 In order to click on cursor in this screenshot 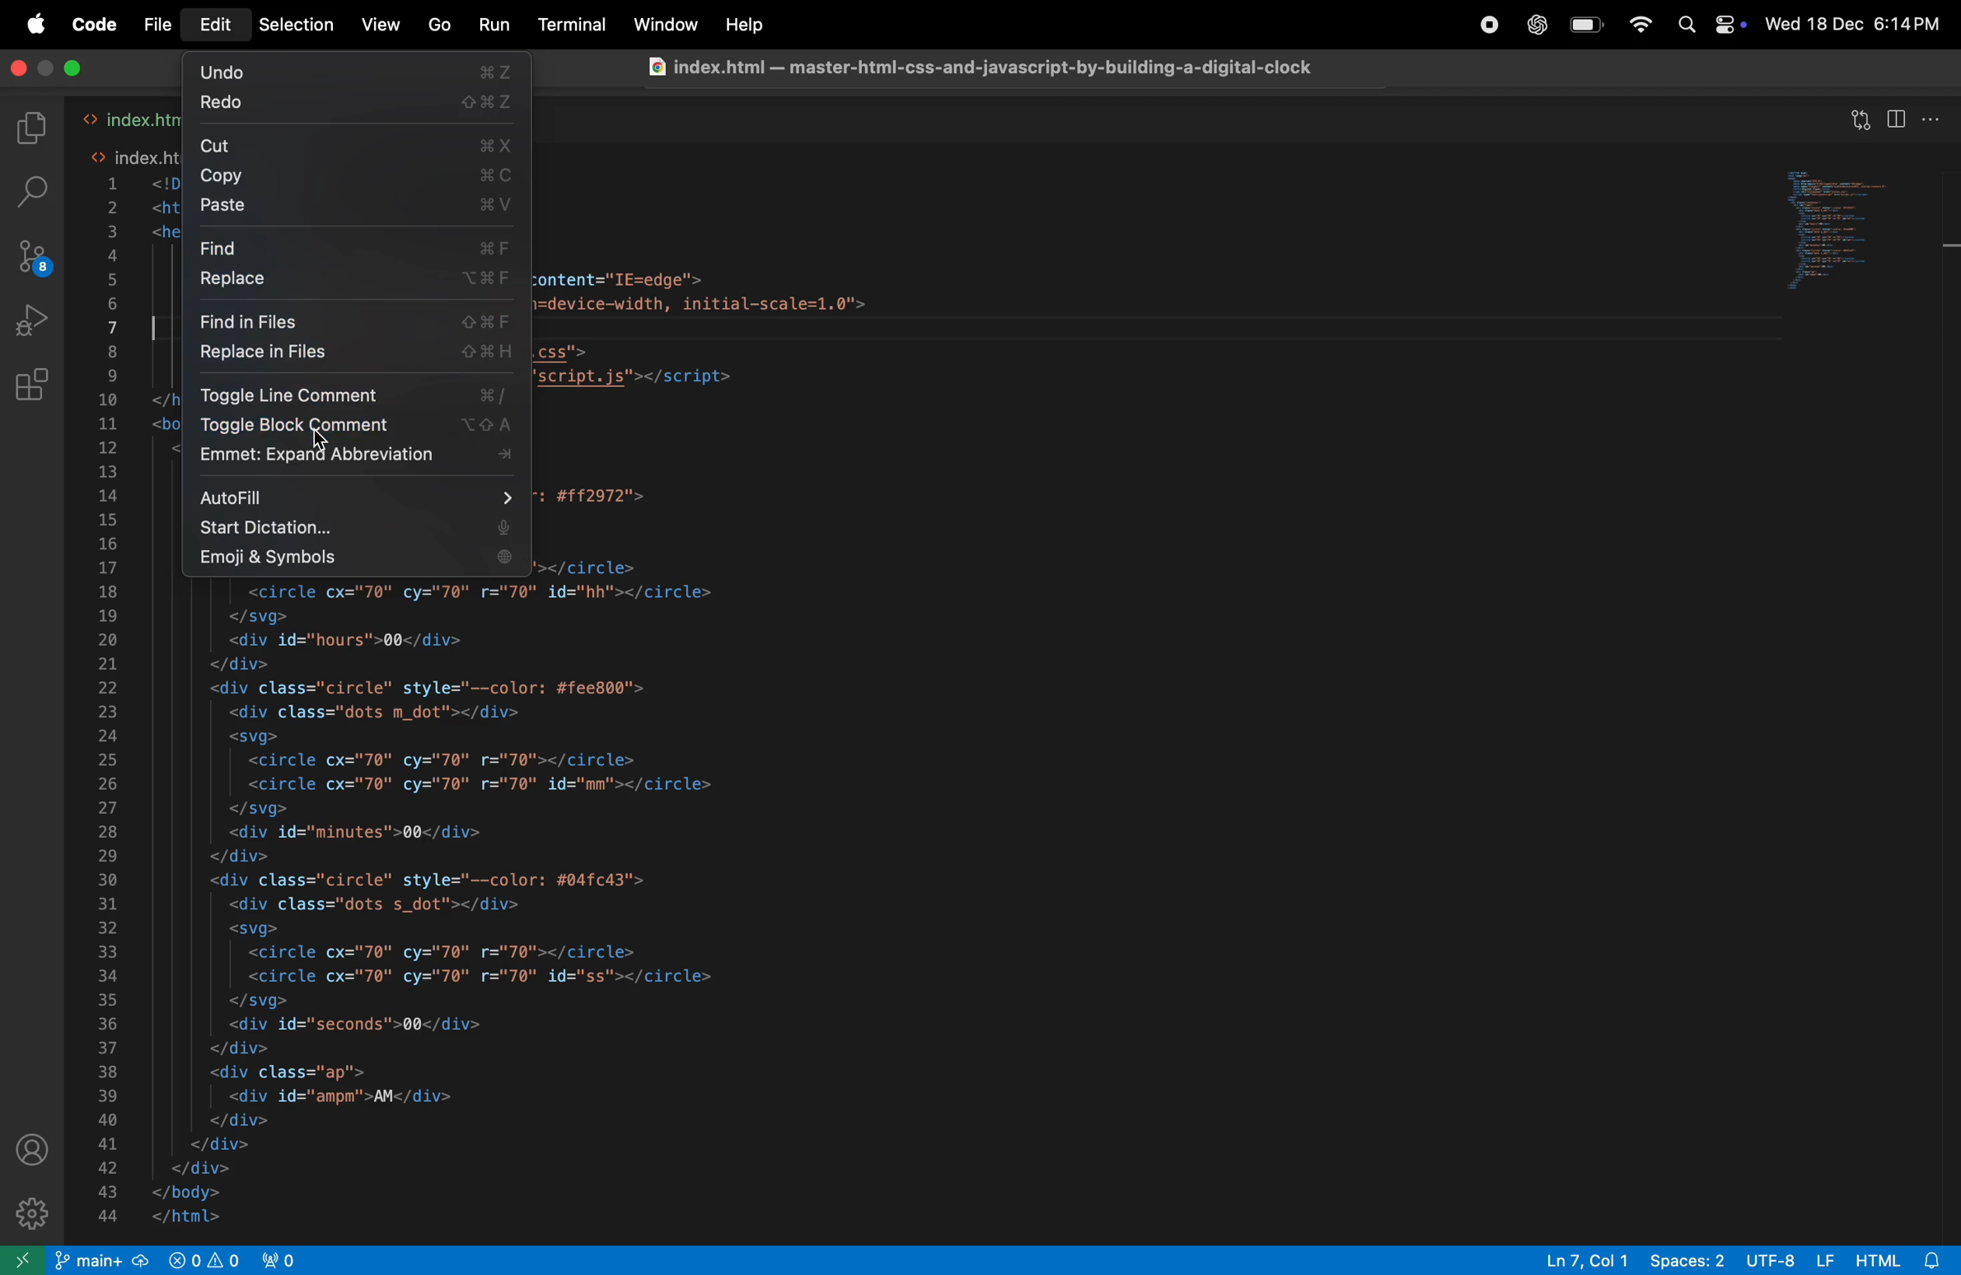, I will do `click(319, 441)`.